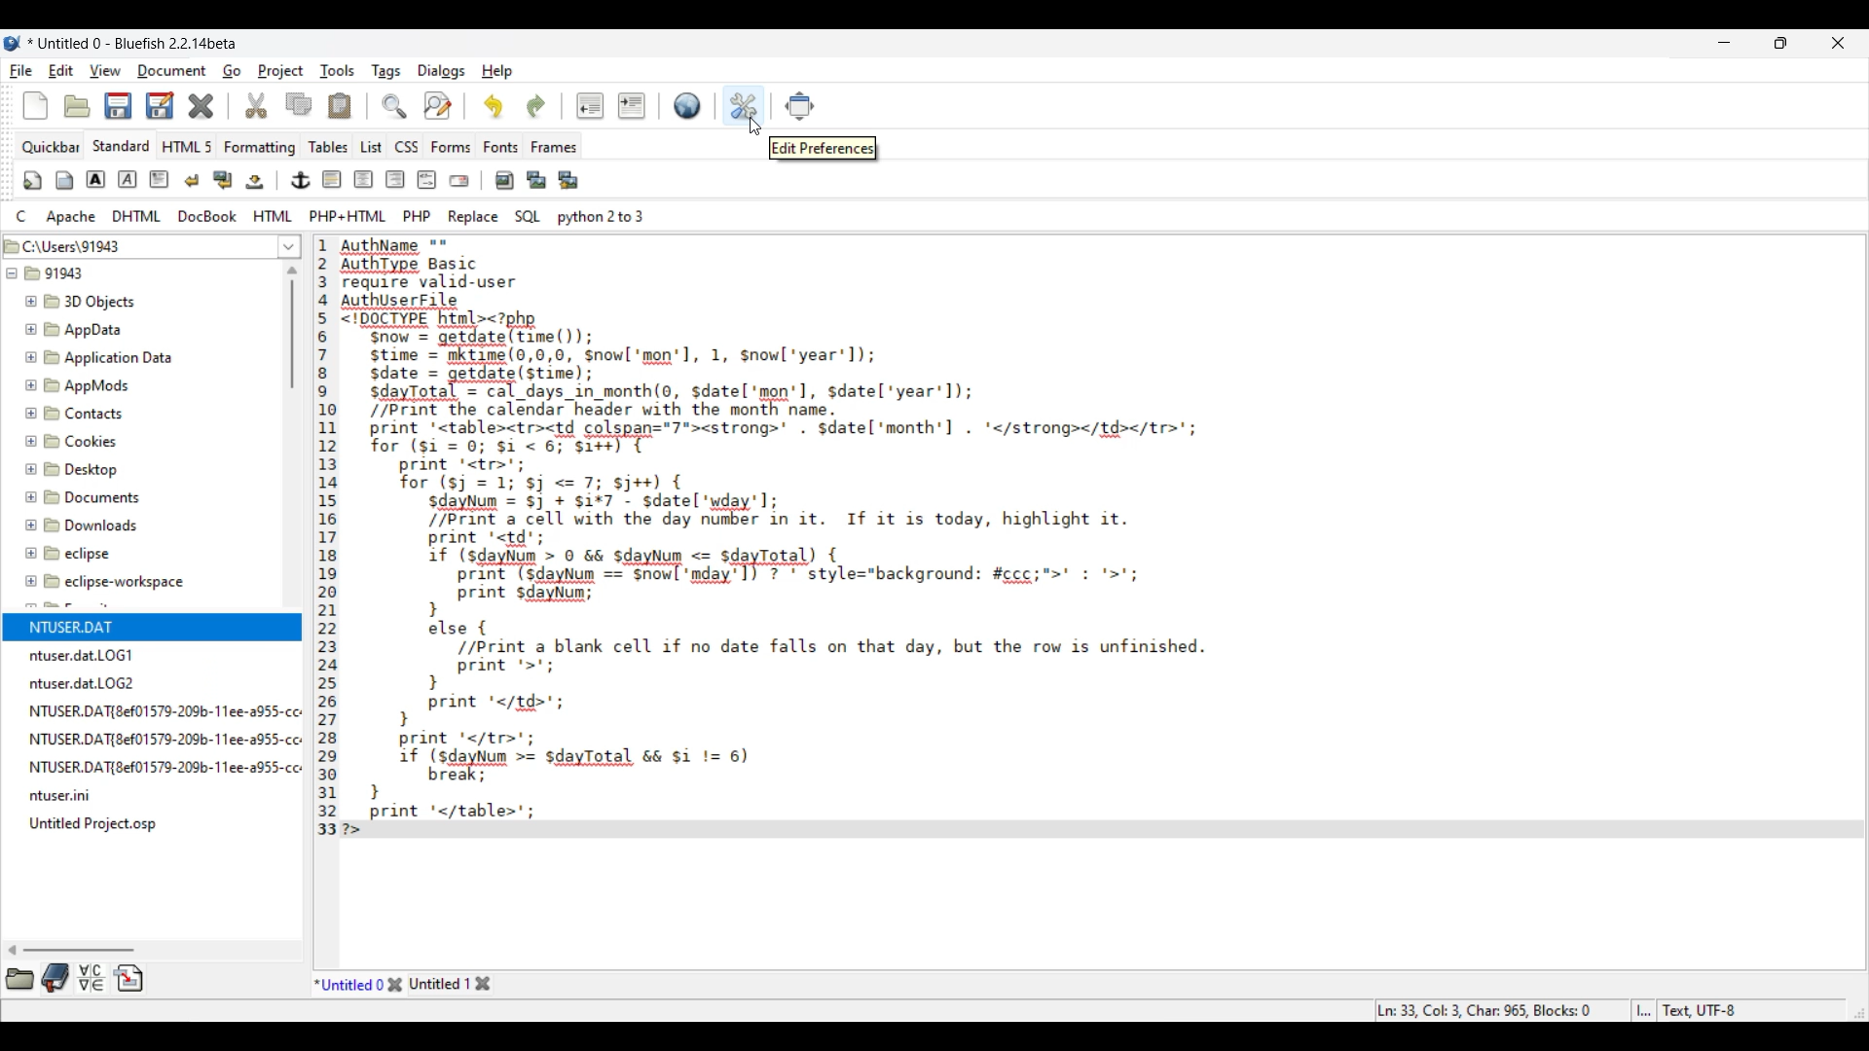  What do you see at coordinates (1725, 43) in the screenshot?
I see `Minimize` at bounding box center [1725, 43].